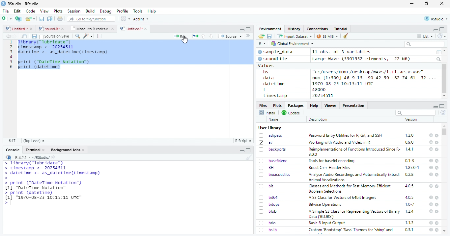  Describe the element at coordinates (267, 223) in the screenshot. I see `brio` at that location.